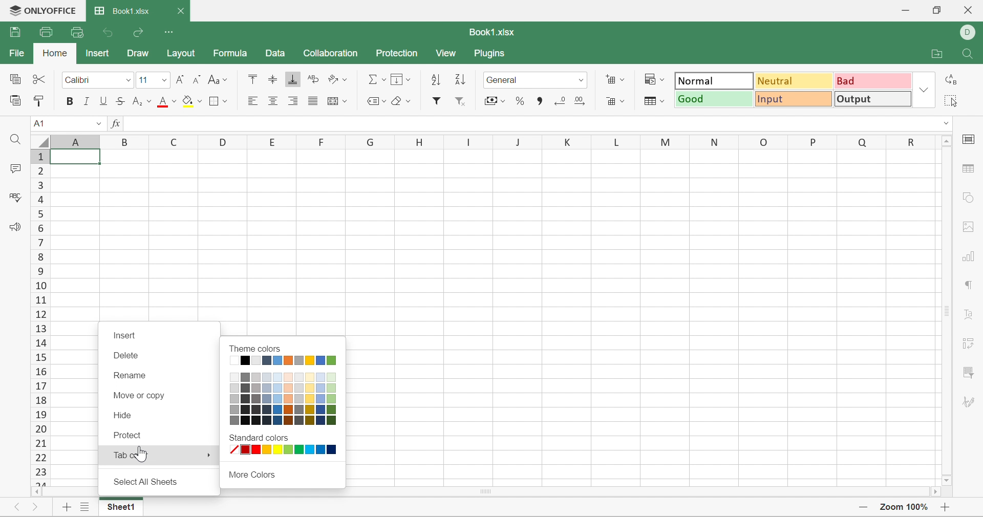 This screenshot has height=517, width=983. I want to click on Find, so click(14, 141).